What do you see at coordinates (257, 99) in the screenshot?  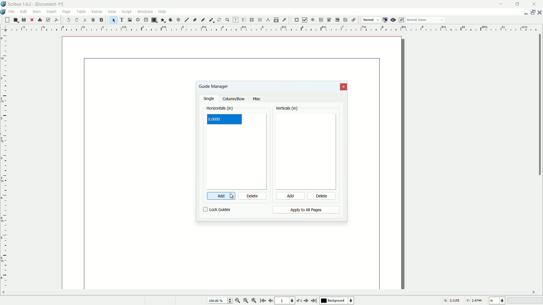 I see `misc` at bounding box center [257, 99].